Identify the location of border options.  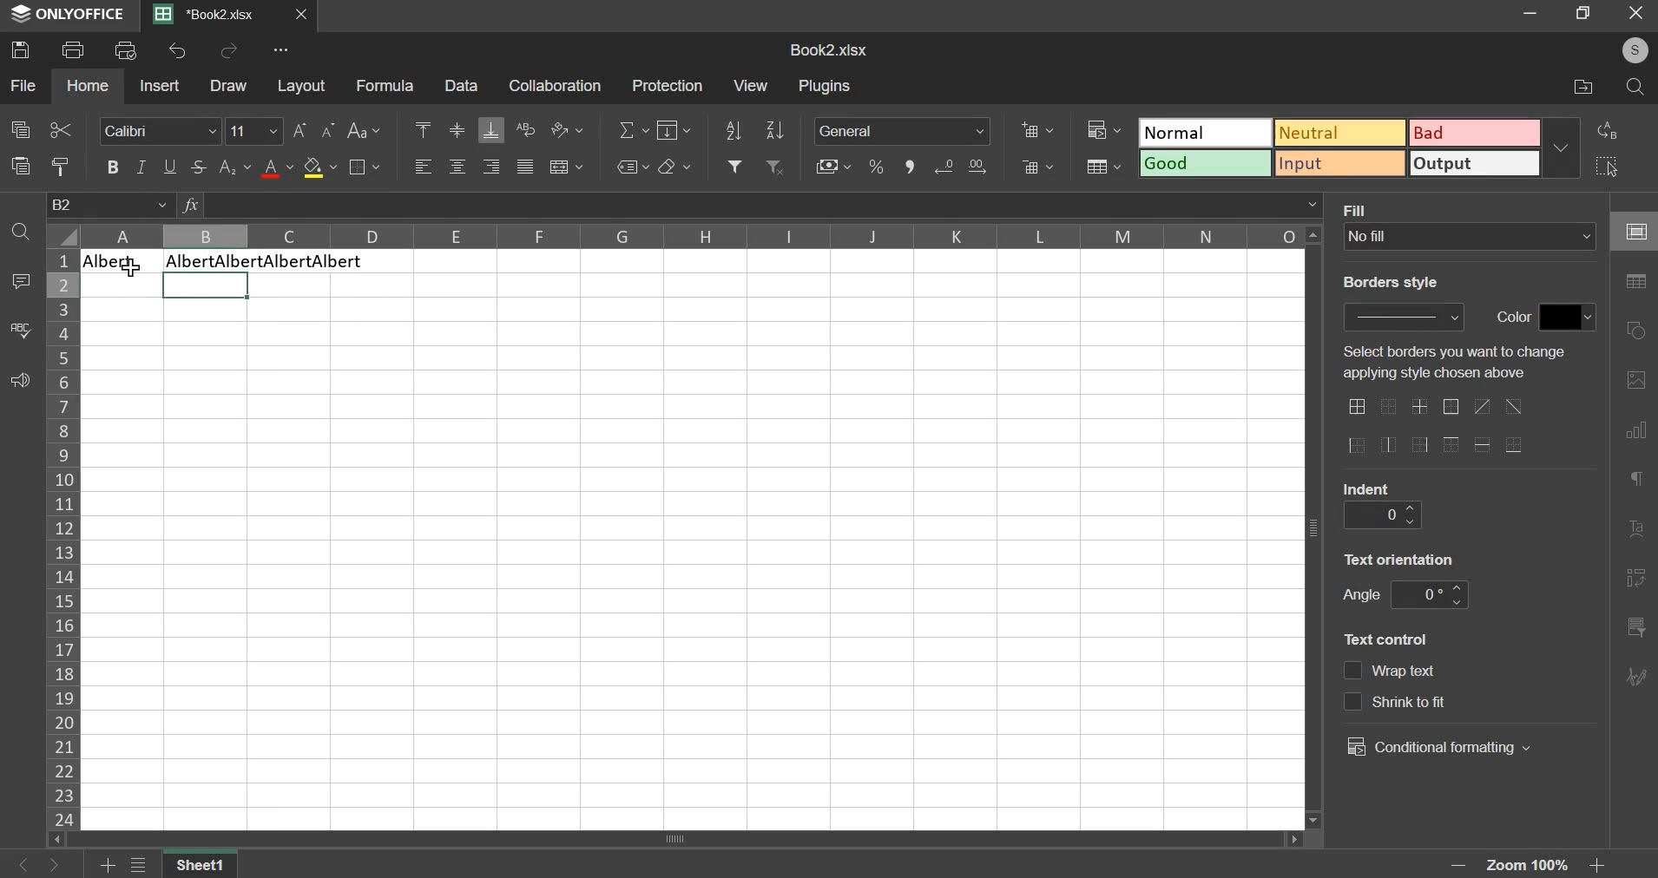
(1439, 428).